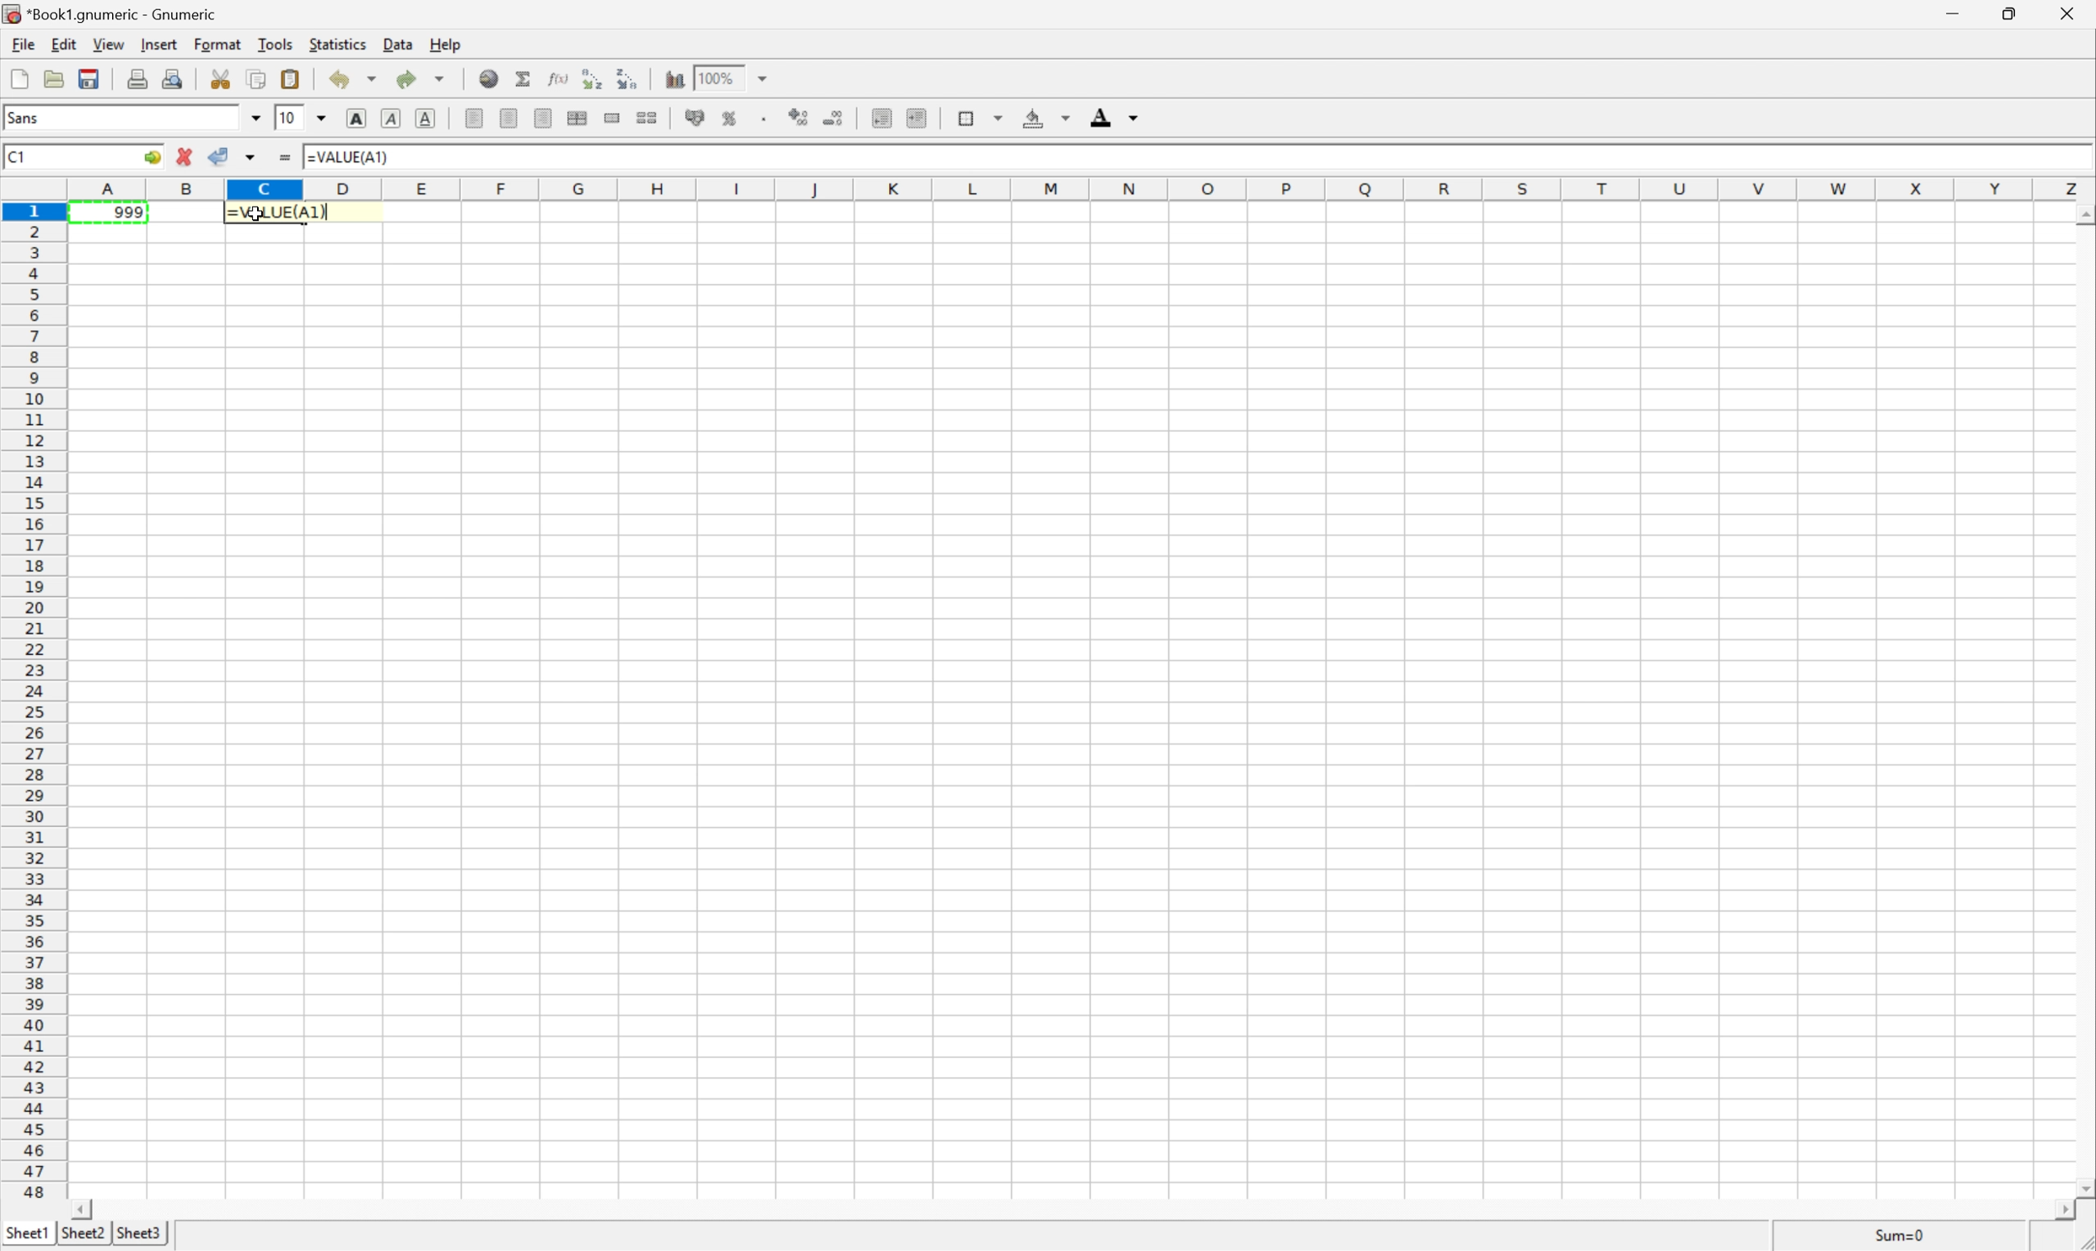 The height and width of the screenshot is (1251, 2096). What do you see at coordinates (137, 1238) in the screenshot?
I see `sheet3` at bounding box center [137, 1238].